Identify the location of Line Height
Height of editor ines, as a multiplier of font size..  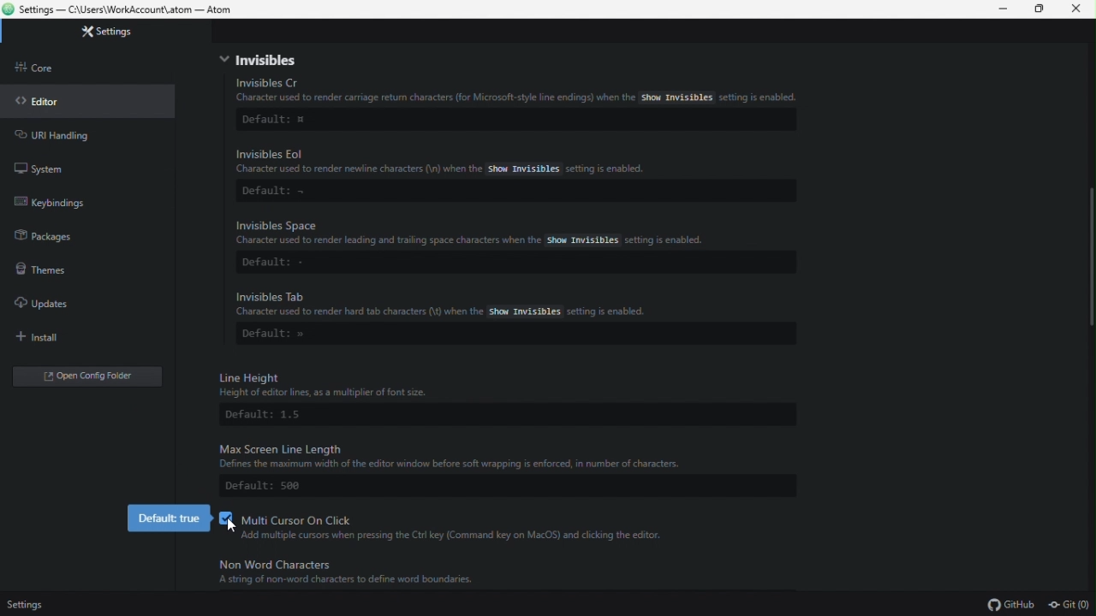
(441, 383).